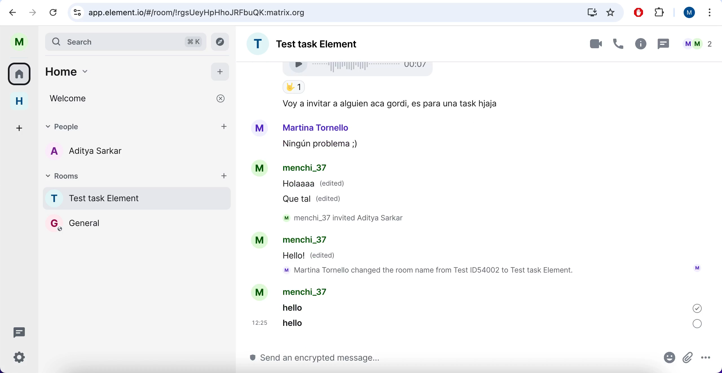 The image size is (722, 373). I want to click on Martina Tornello, so click(315, 127).